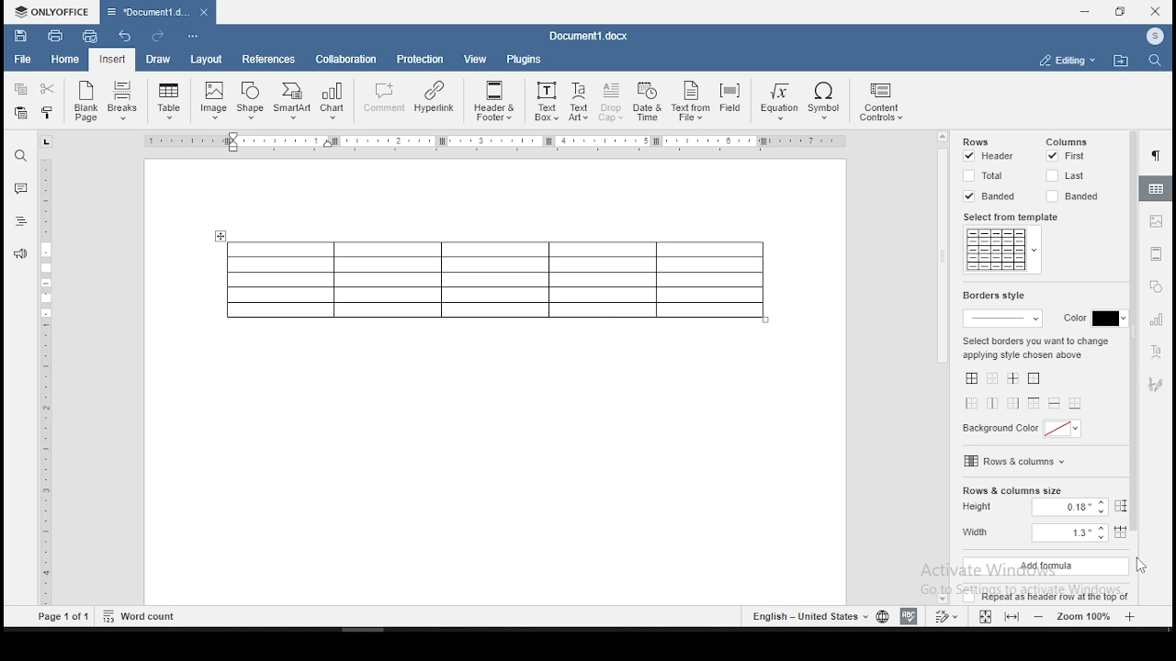 The height and width of the screenshot is (661, 1176). I want to click on TextArt, so click(578, 103).